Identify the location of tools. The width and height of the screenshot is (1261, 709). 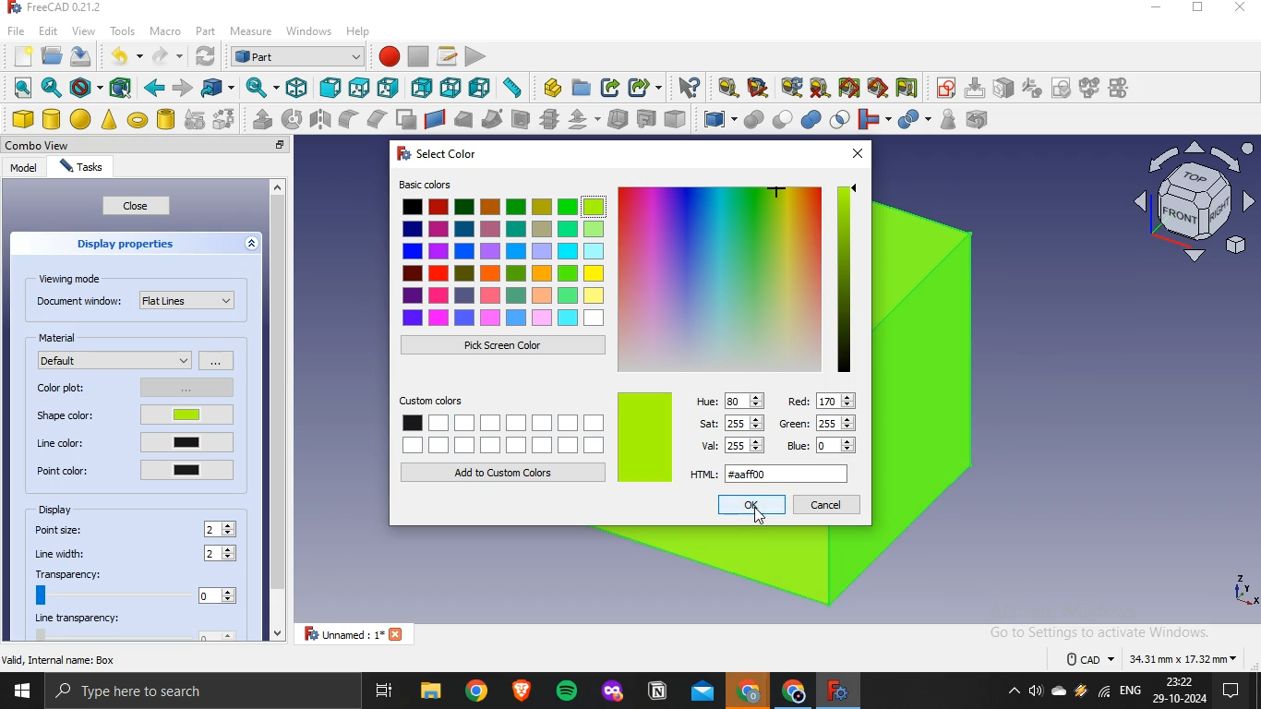
(123, 30).